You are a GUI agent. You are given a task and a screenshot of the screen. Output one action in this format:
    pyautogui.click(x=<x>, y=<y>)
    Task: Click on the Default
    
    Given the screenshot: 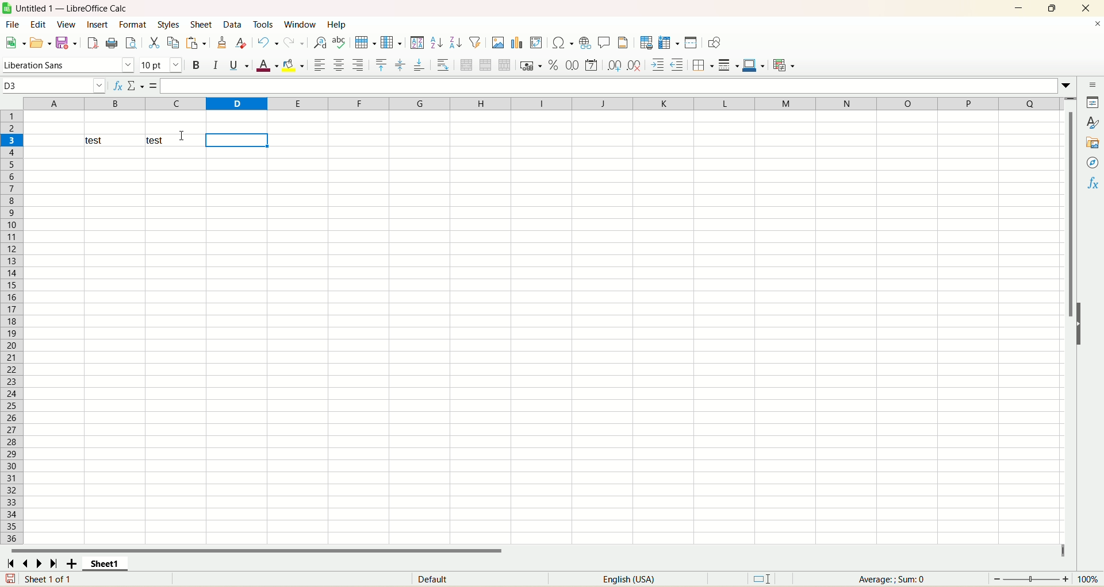 What is the action you would take?
    pyautogui.click(x=480, y=578)
    